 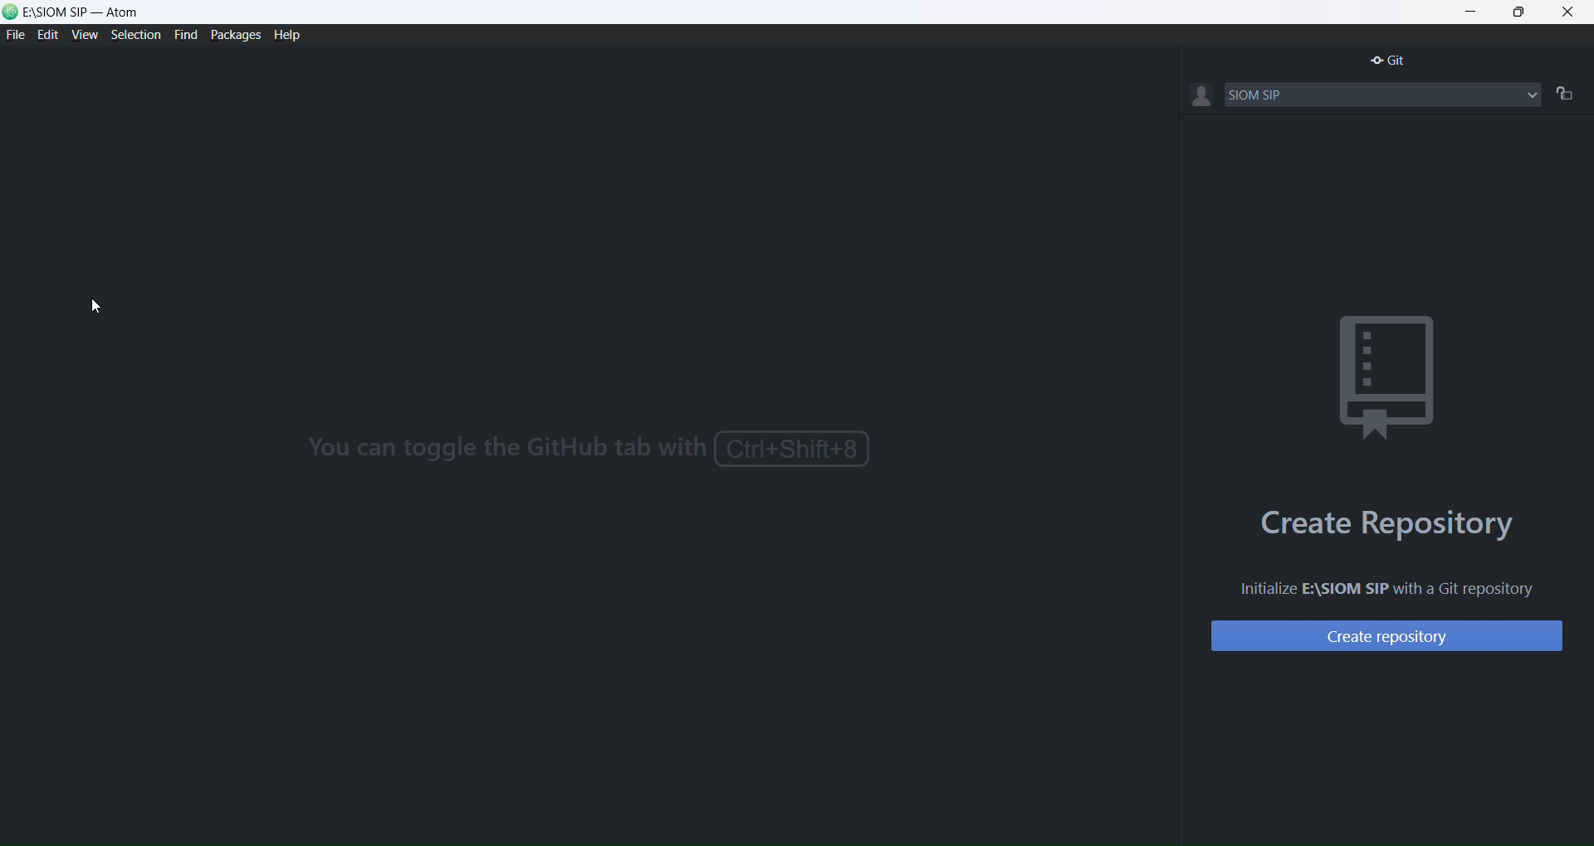 What do you see at coordinates (185, 35) in the screenshot?
I see `find` at bounding box center [185, 35].